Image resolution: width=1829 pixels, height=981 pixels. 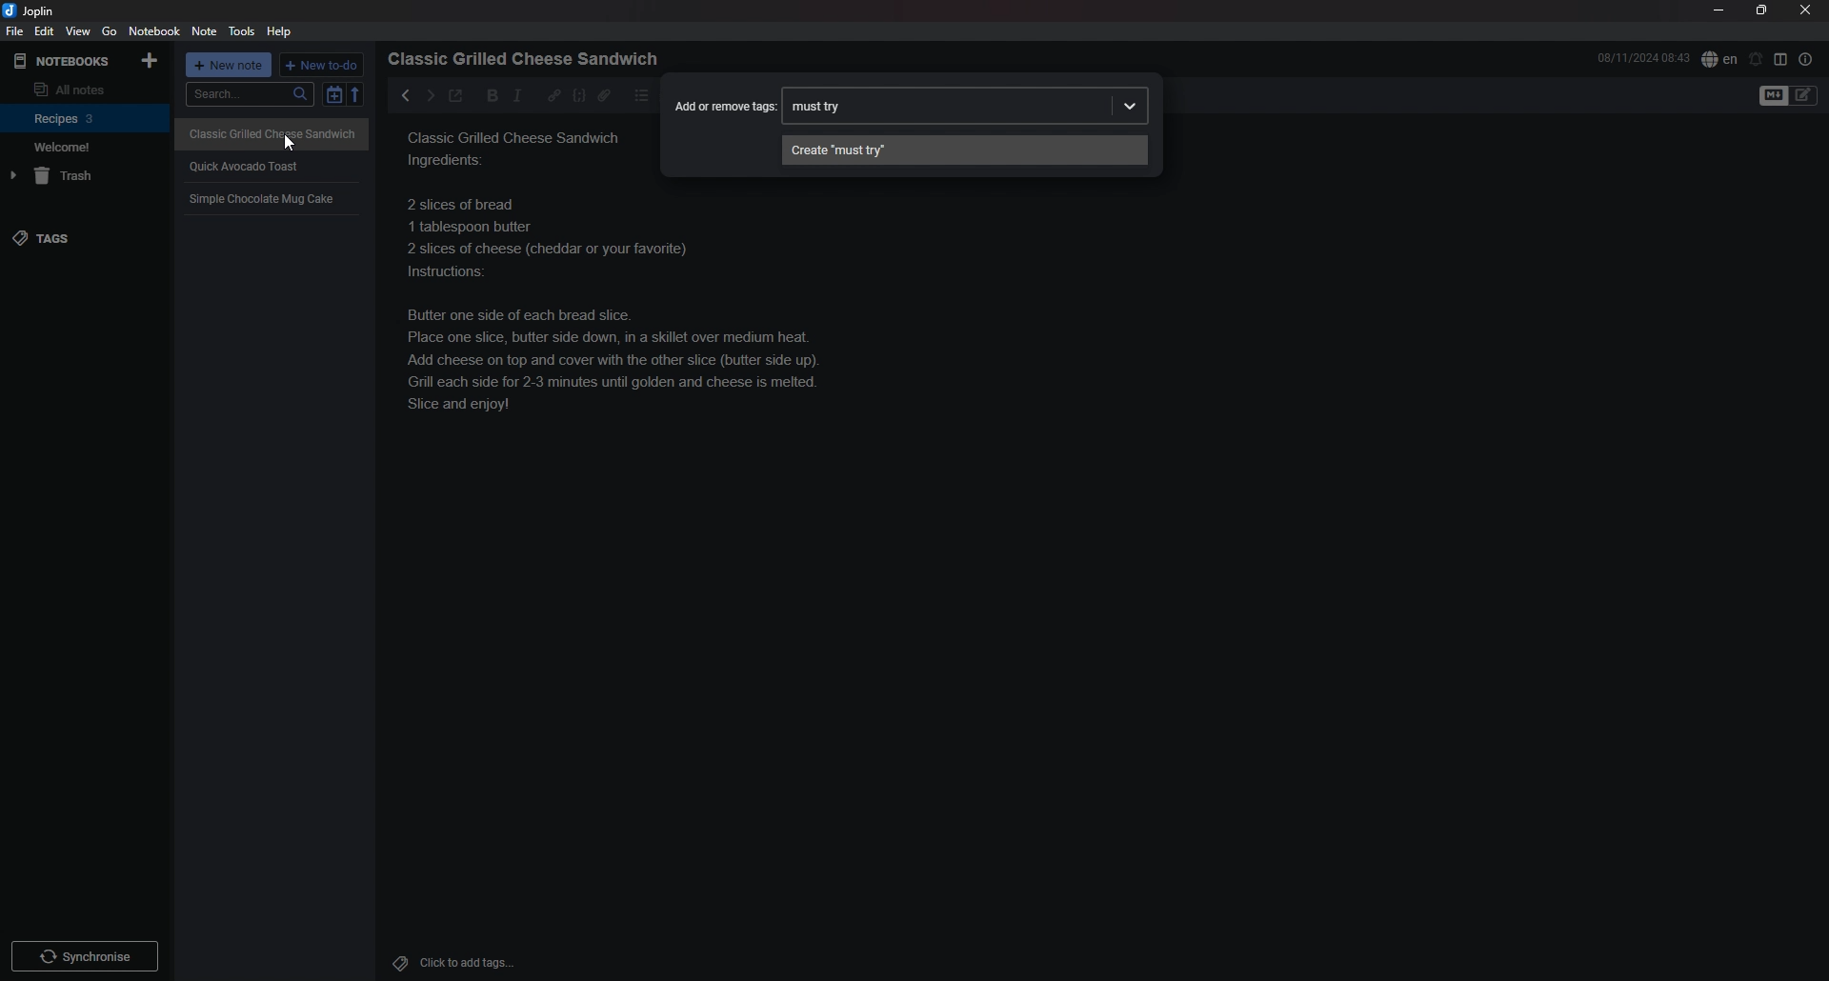 What do you see at coordinates (1757, 58) in the screenshot?
I see `set alarm` at bounding box center [1757, 58].